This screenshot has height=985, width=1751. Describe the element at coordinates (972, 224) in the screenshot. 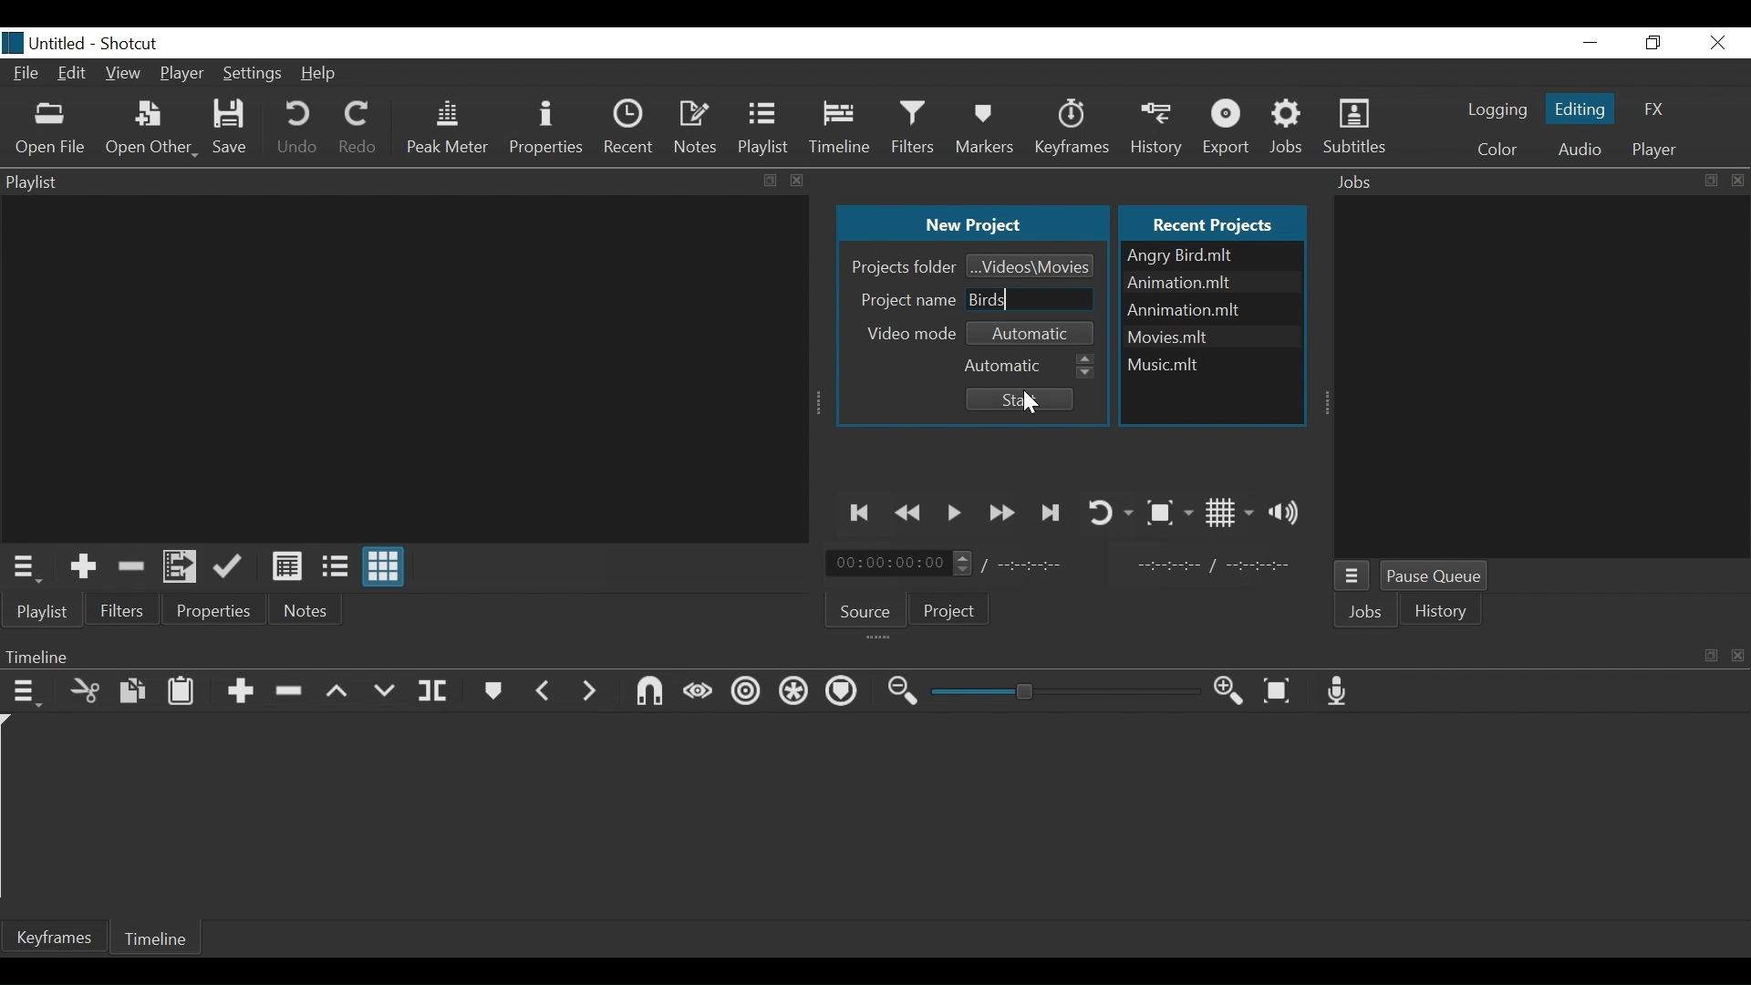

I see `New Project` at that location.